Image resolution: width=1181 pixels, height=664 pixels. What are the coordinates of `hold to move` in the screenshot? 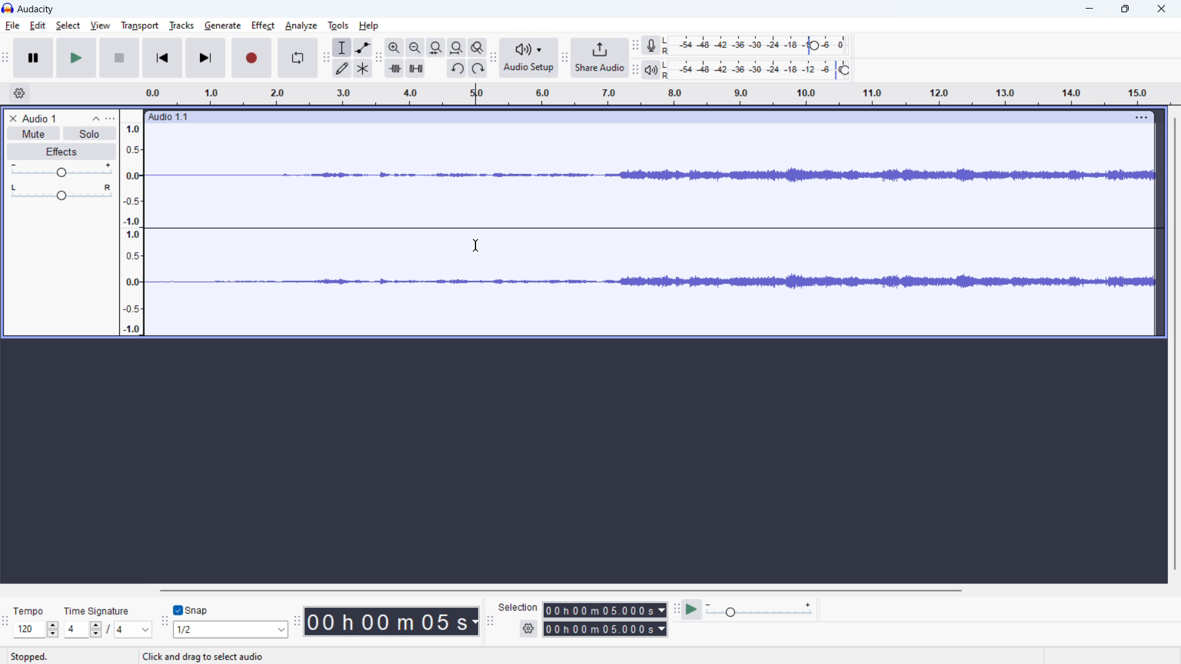 It's located at (636, 117).